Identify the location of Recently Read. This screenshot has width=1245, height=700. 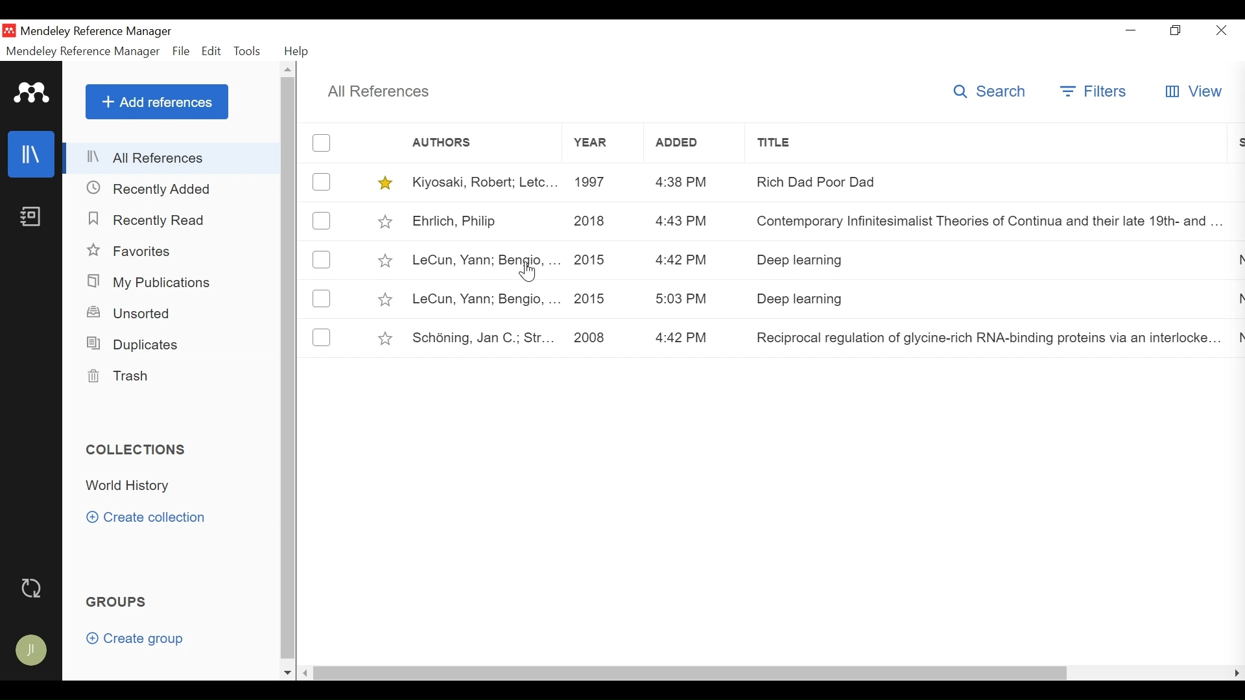
(149, 220).